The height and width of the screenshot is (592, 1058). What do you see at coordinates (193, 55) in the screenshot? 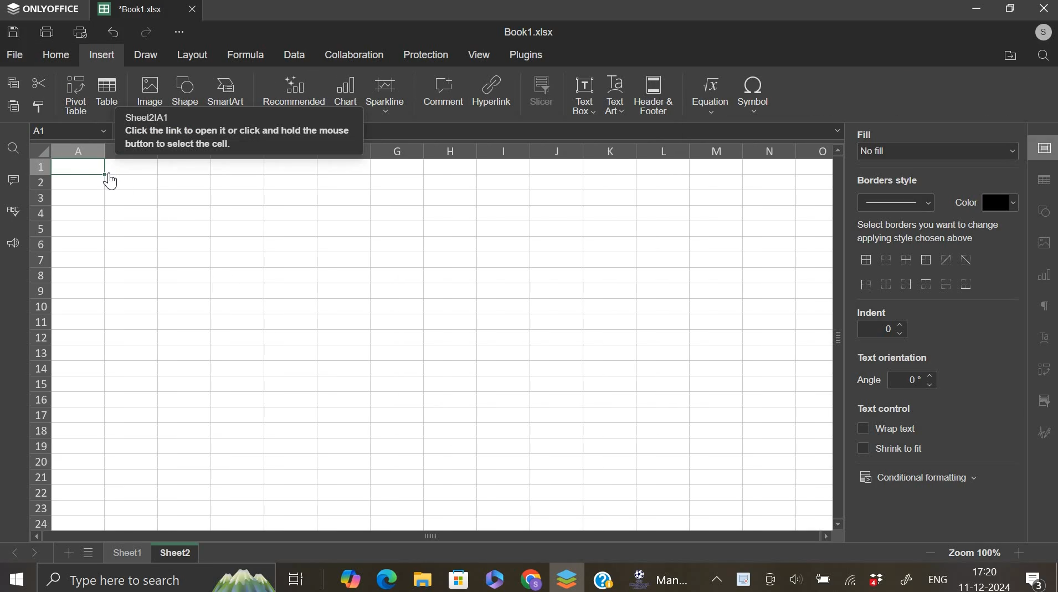
I see `layout` at bounding box center [193, 55].